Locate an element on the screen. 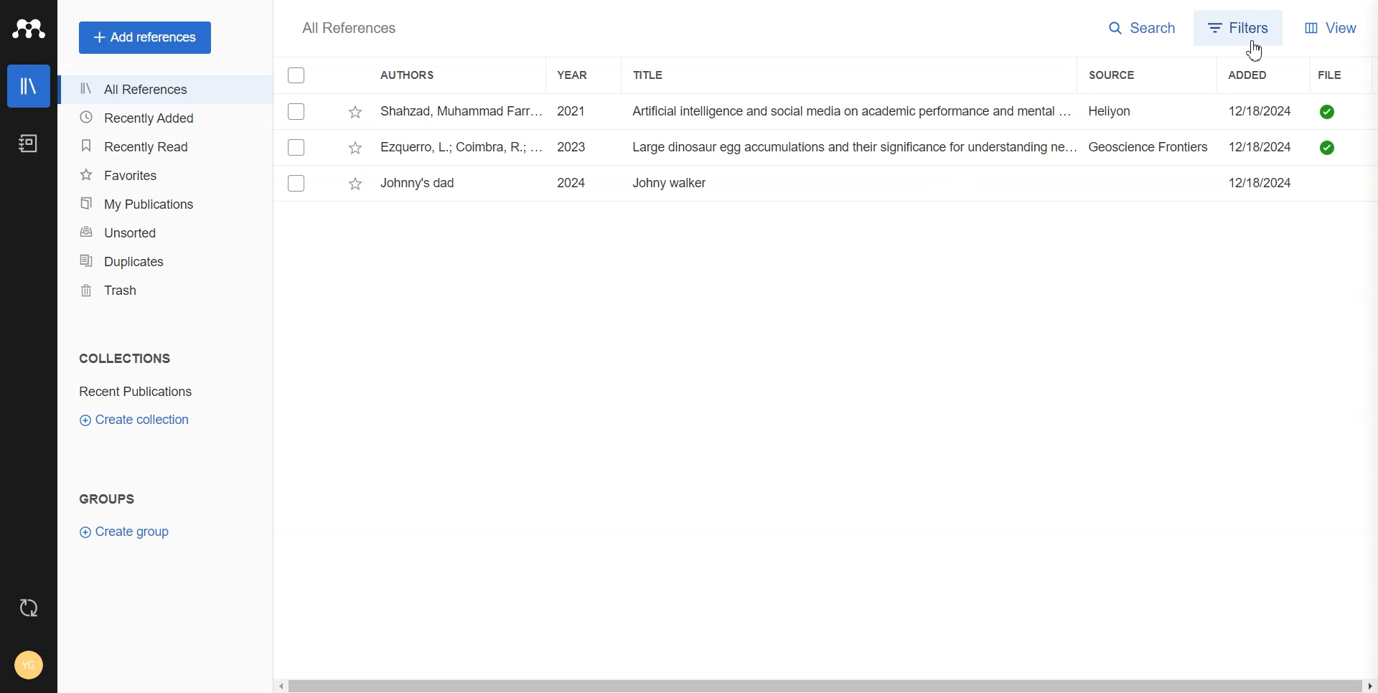 This screenshot has width=1378, height=693. select entry is located at coordinates (297, 183).